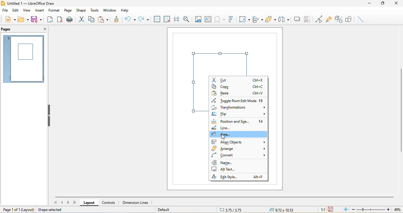 This screenshot has height=213, width=403. I want to click on file, so click(5, 12).